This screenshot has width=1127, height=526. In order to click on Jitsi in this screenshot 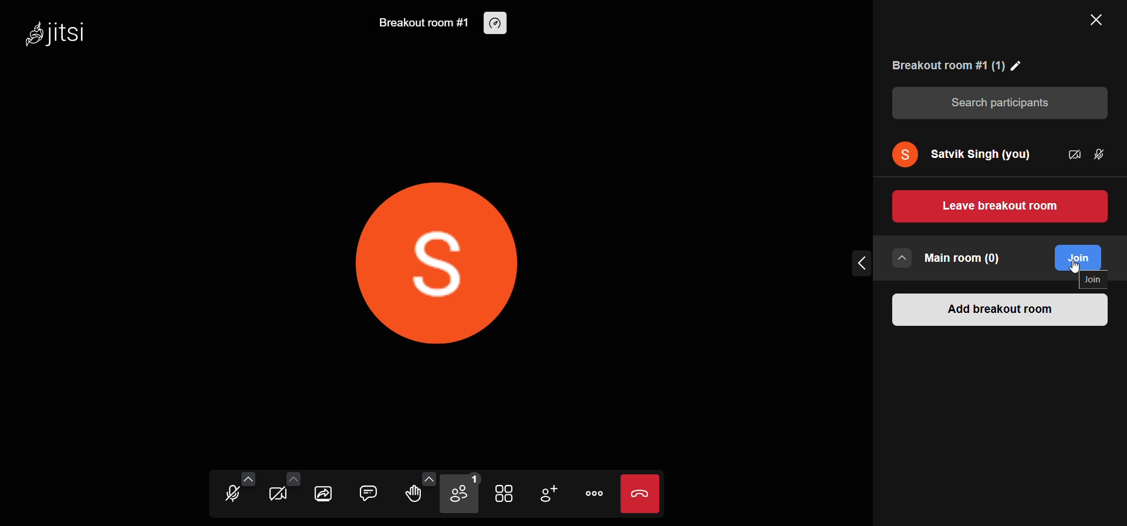, I will do `click(59, 31)`.